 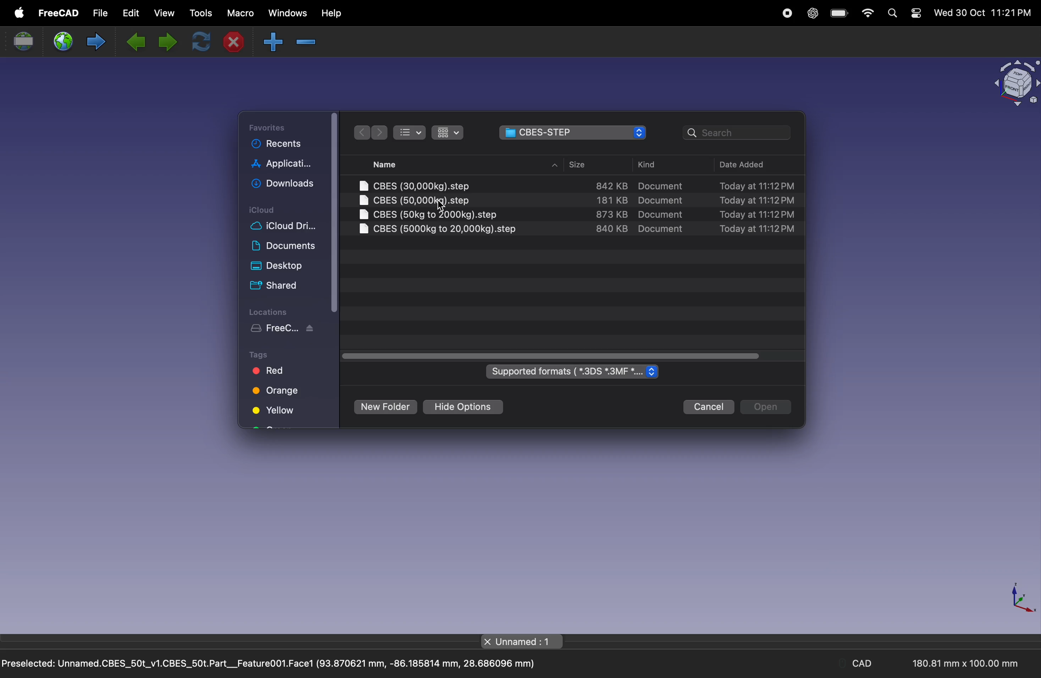 I want to click on date, so click(x=753, y=165).